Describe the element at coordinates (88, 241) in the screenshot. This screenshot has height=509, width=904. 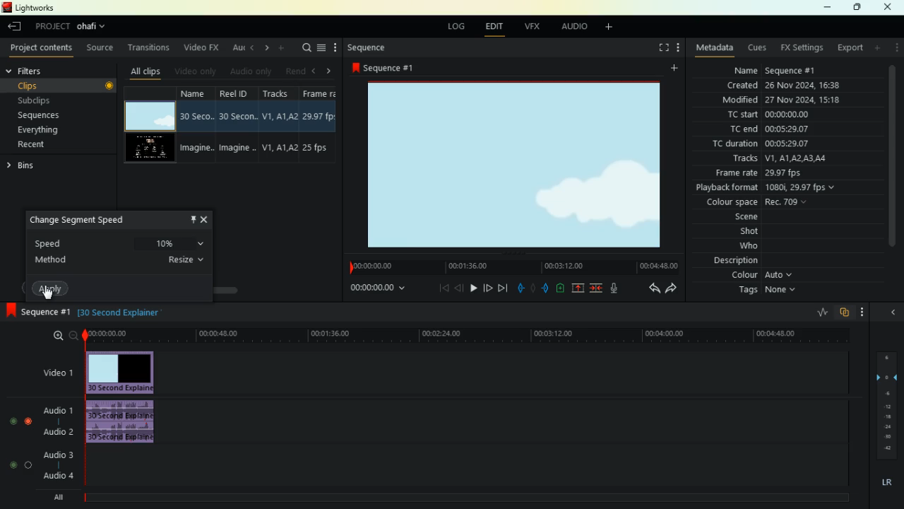
I see `speed` at that location.